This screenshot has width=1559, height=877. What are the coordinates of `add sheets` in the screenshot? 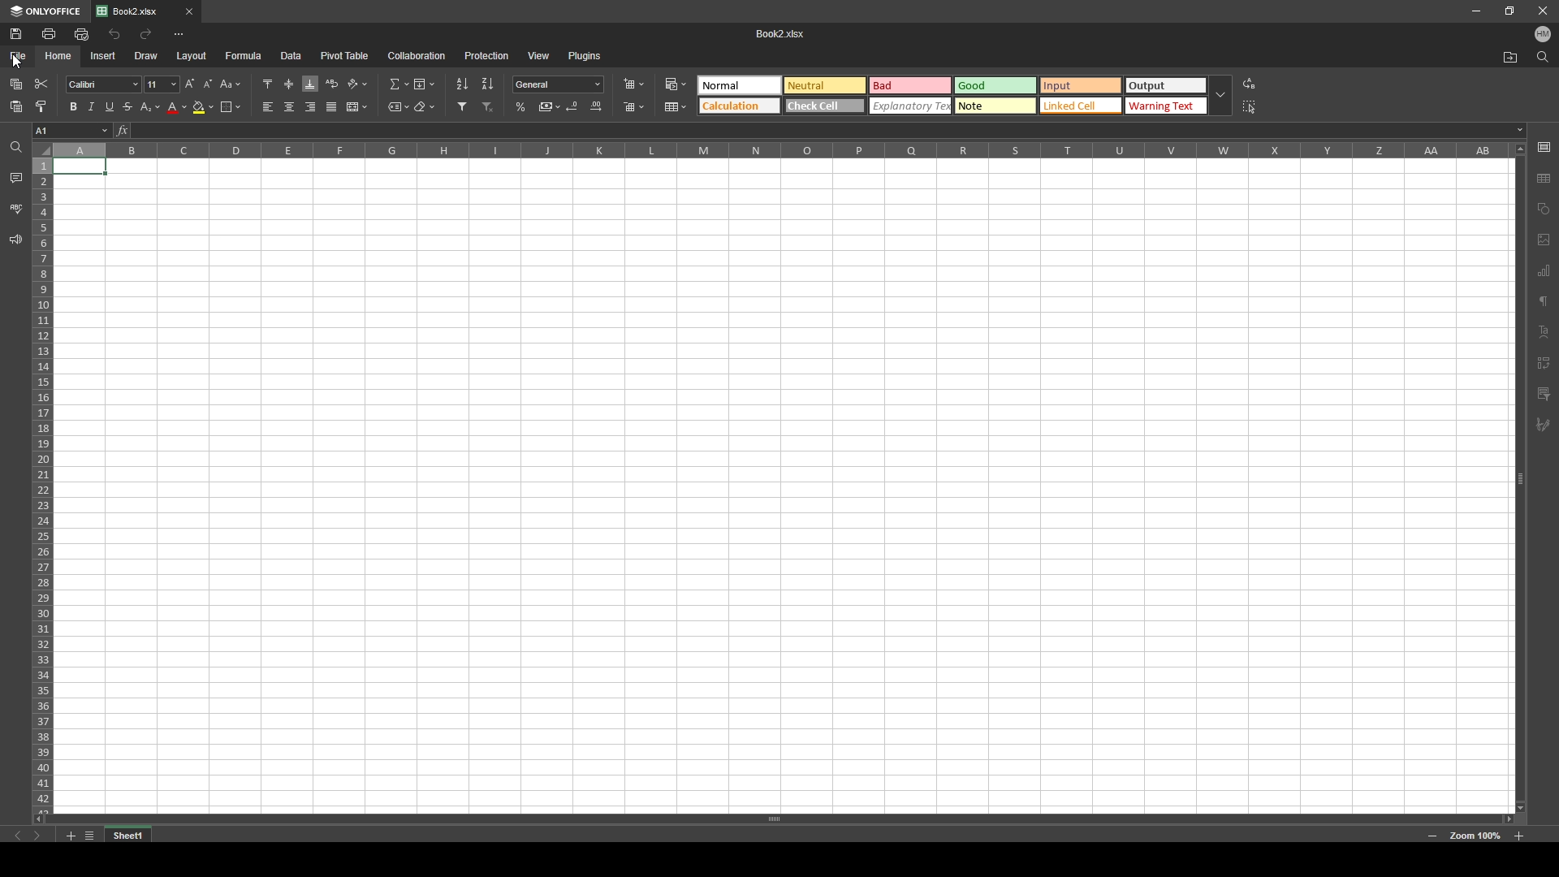 It's located at (70, 835).